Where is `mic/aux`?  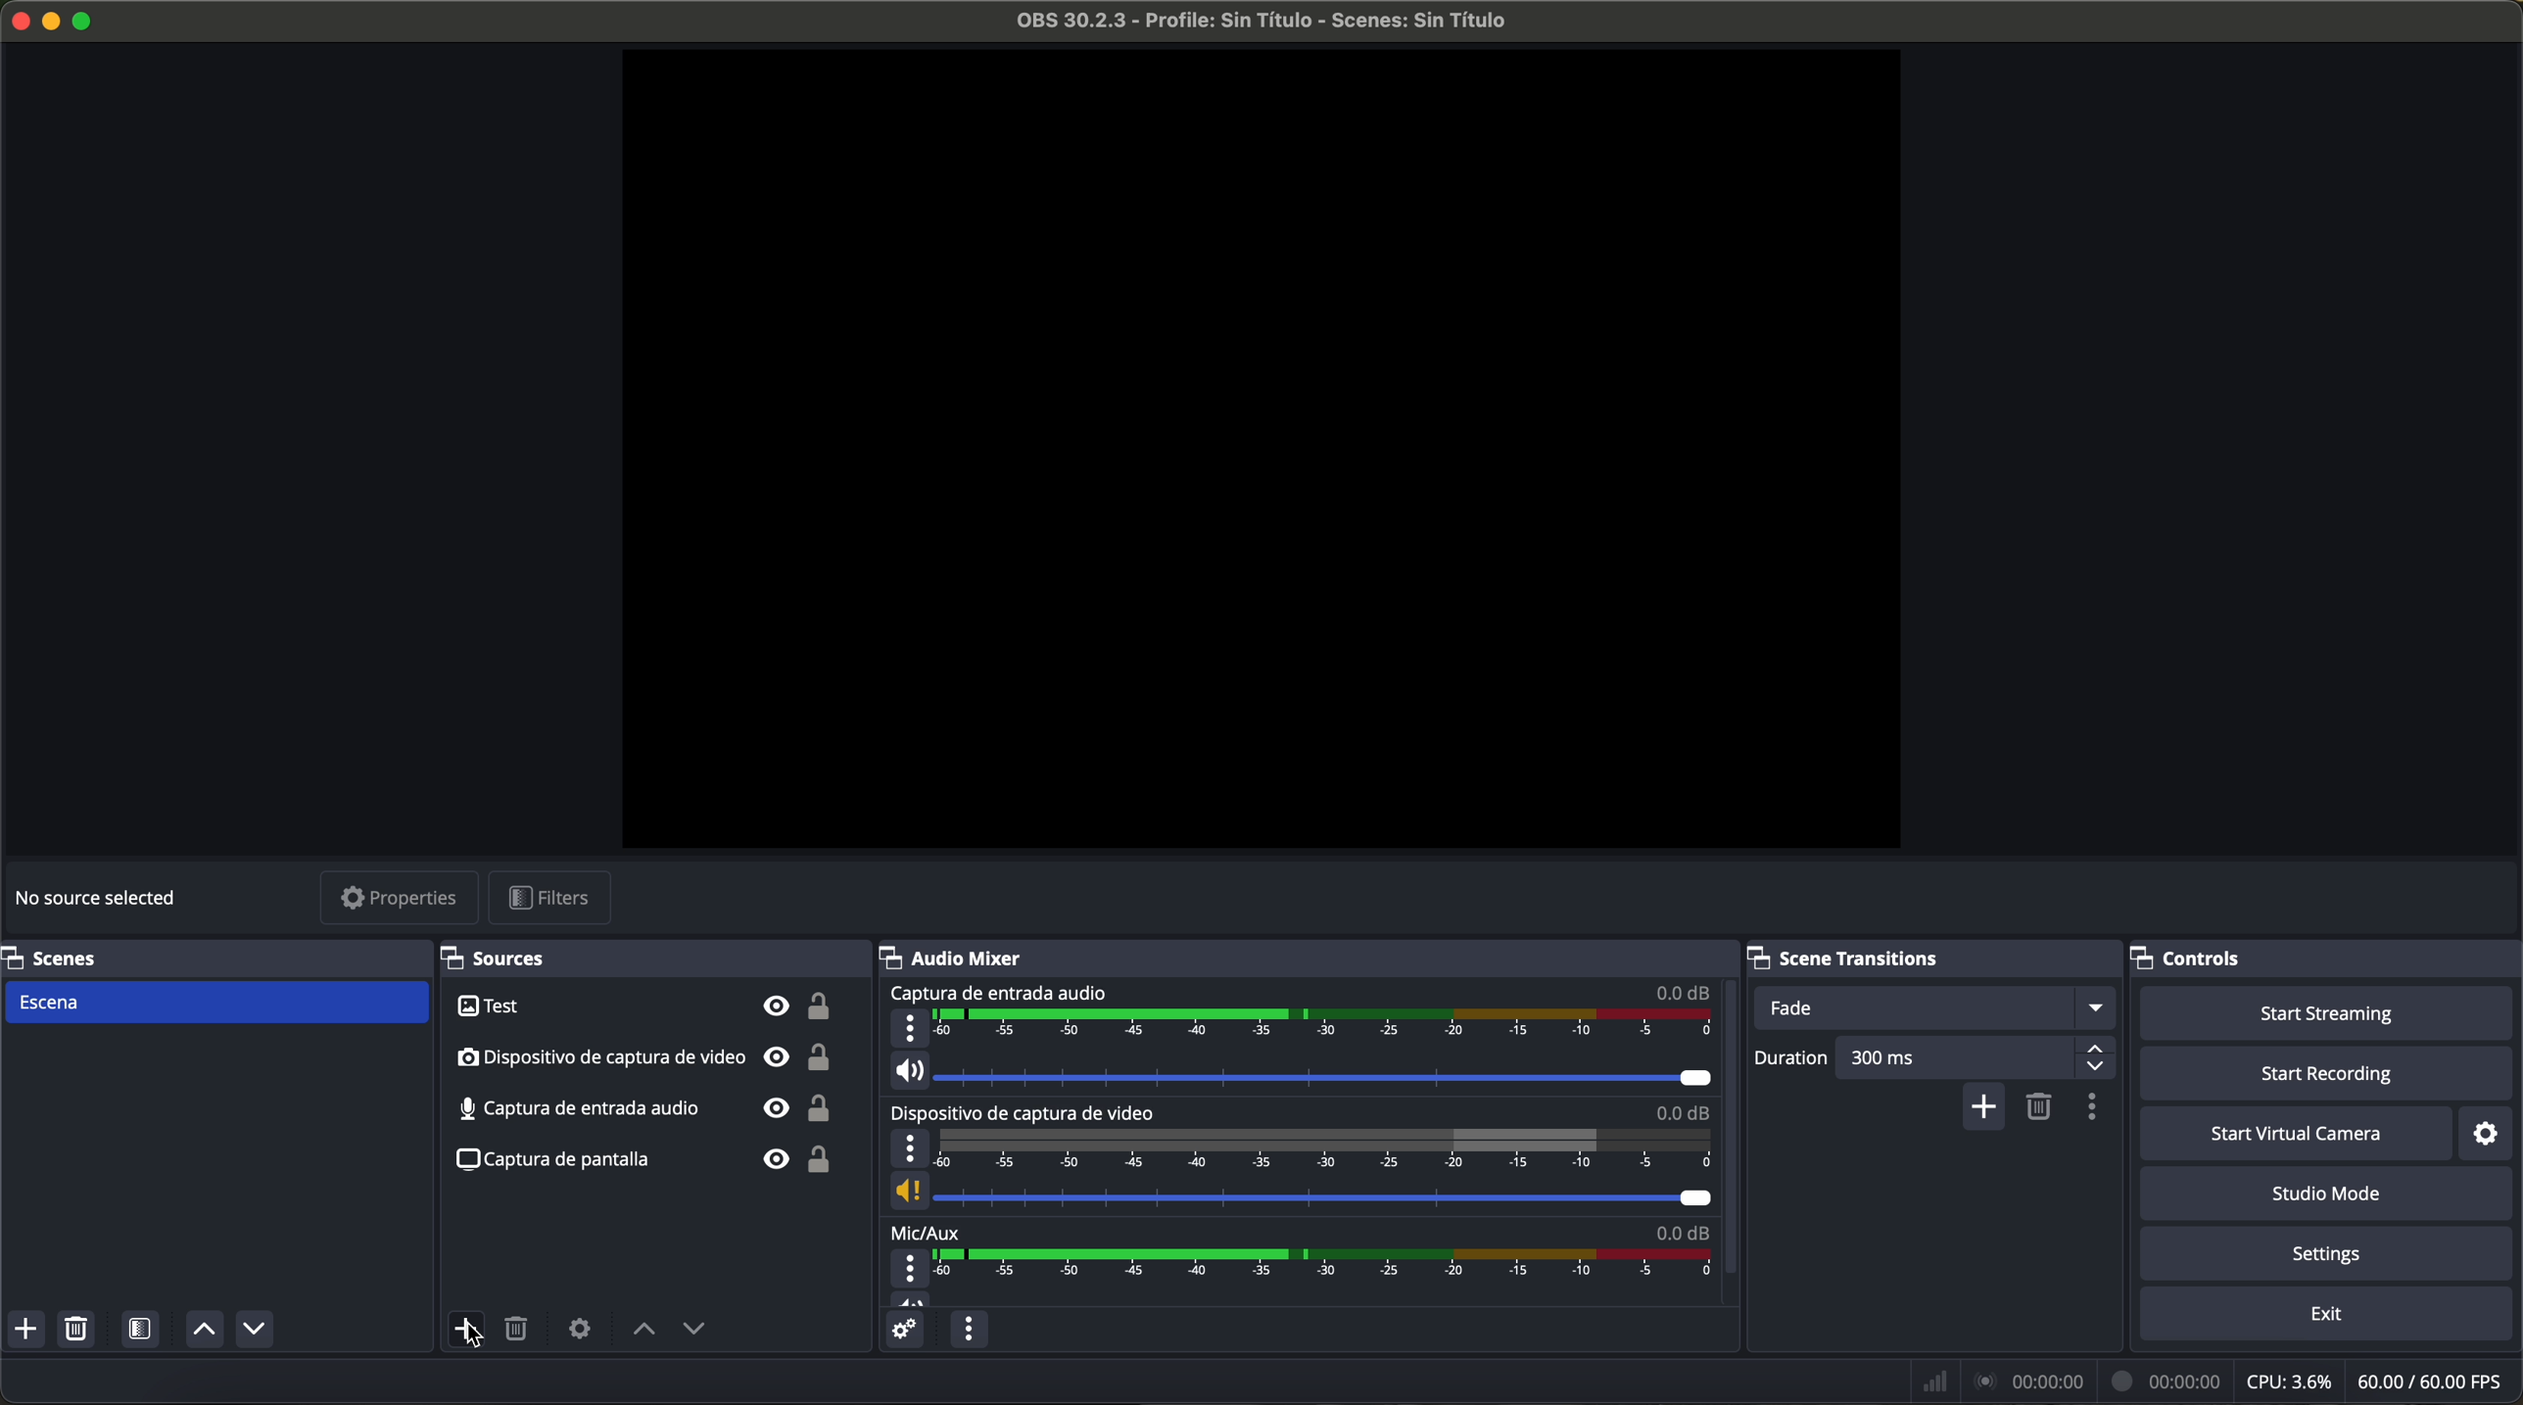 mic/aux is located at coordinates (935, 1233).